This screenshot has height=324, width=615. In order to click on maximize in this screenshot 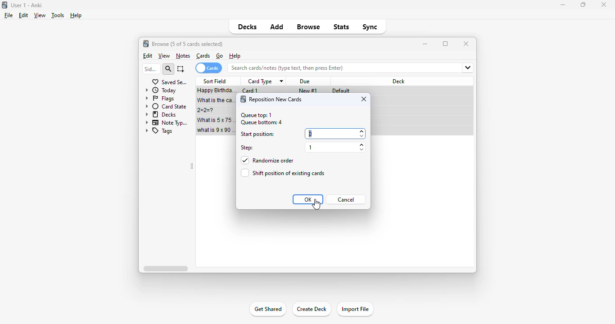, I will do `click(583, 5)`.